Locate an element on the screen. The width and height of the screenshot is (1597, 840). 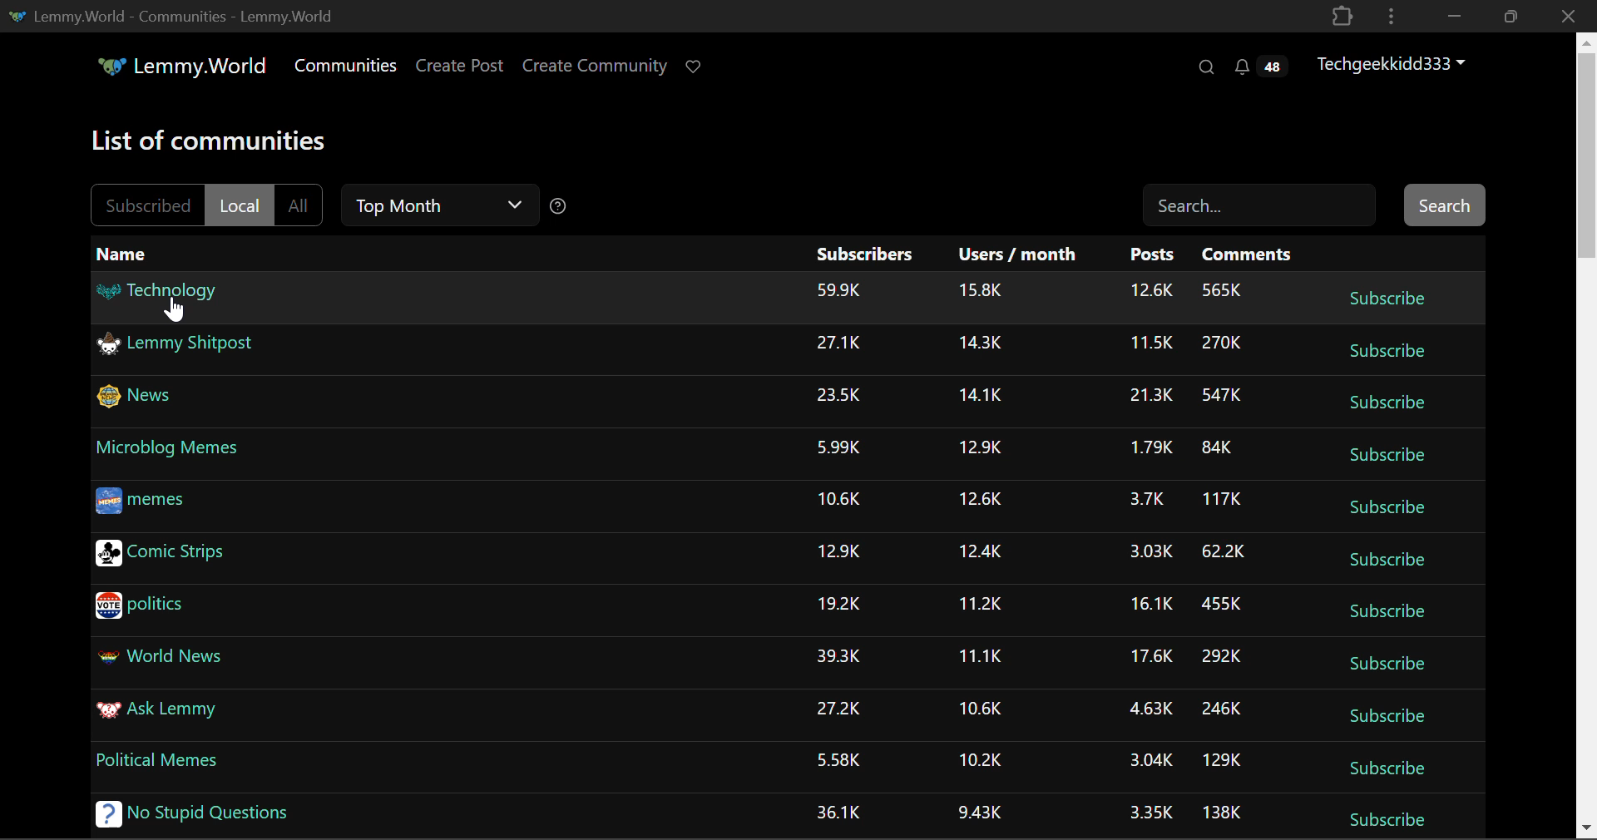
Subscribe is located at coordinates (1386, 457).